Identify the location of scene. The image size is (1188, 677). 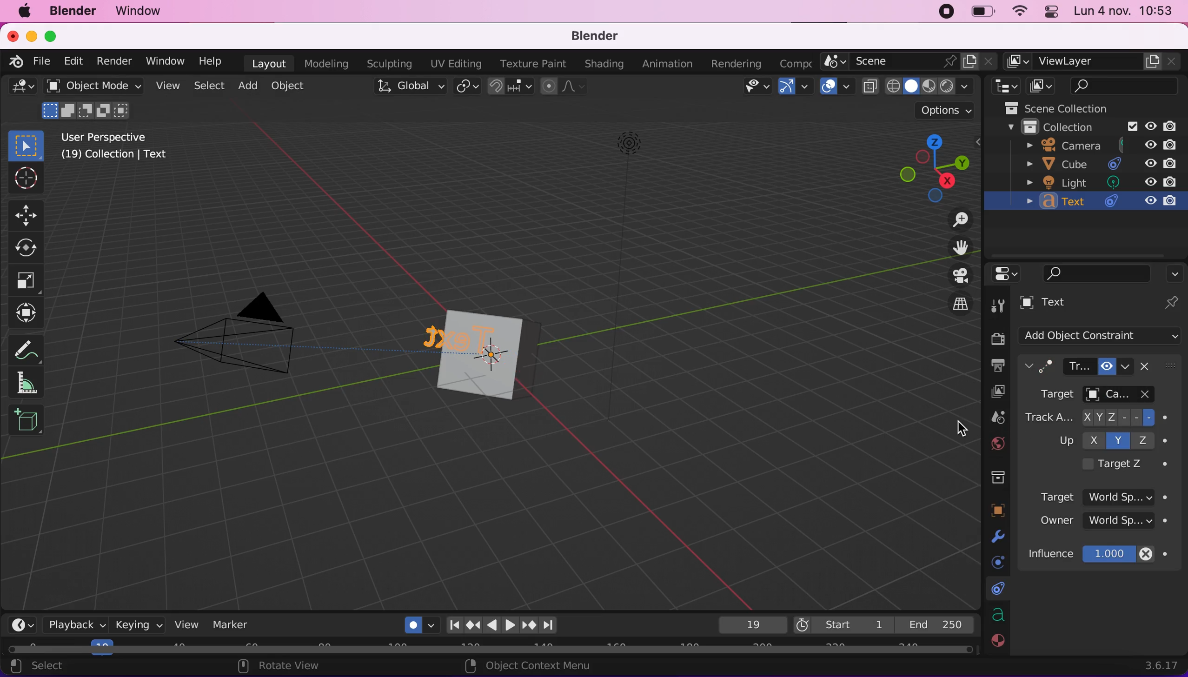
(998, 417).